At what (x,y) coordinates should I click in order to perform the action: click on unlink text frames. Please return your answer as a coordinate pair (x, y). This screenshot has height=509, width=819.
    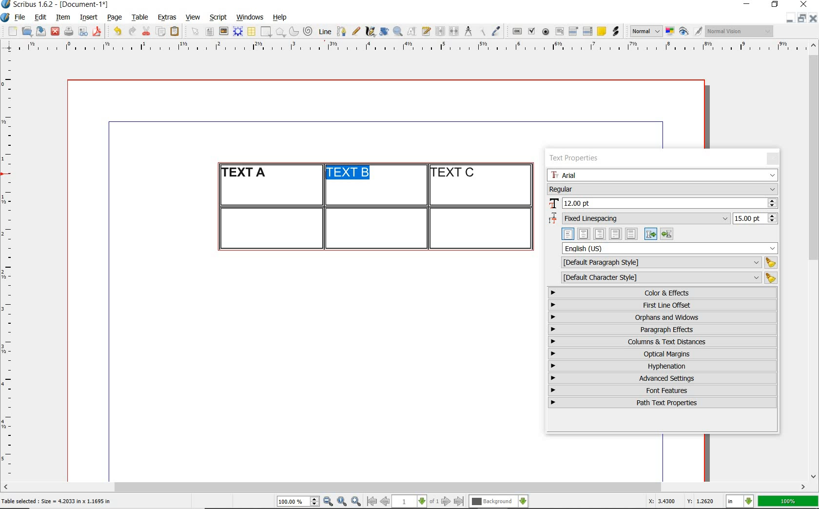
    Looking at the image, I should click on (454, 32).